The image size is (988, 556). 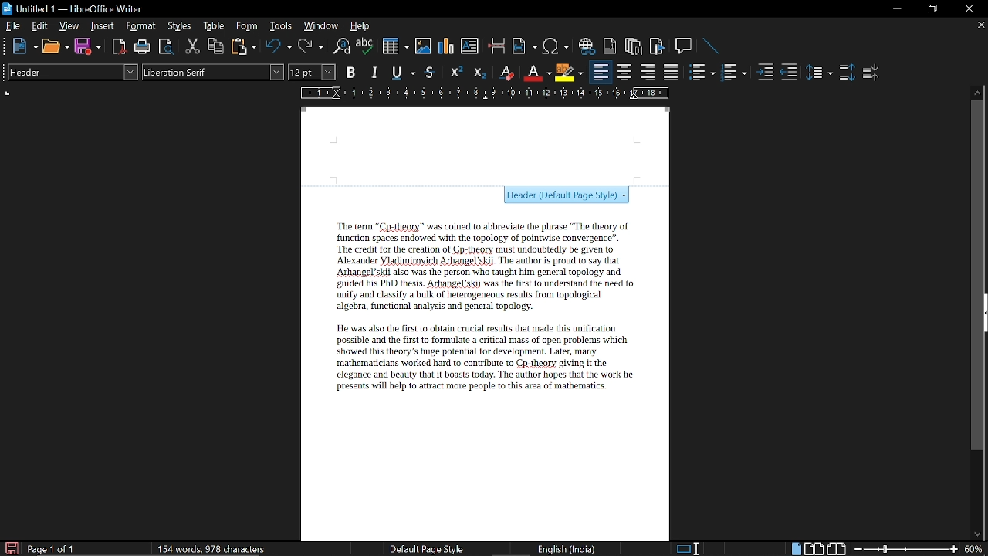 I want to click on toggle ordered list, so click(x=702, y=73).